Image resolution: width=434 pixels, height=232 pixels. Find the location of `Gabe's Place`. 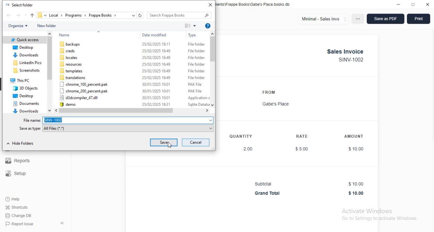

Gabe's Place is located at coordinates (276, 104).